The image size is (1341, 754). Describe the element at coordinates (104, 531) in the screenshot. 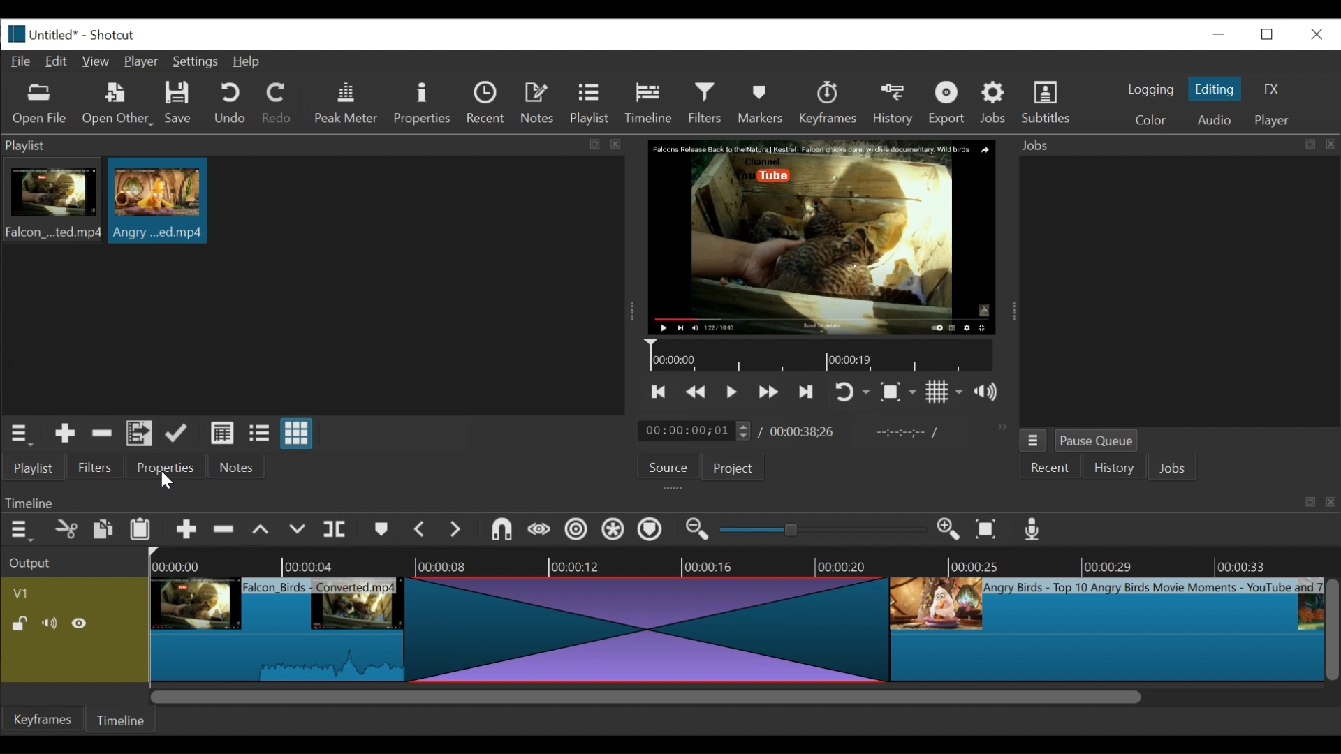

I see `copy` at that location.